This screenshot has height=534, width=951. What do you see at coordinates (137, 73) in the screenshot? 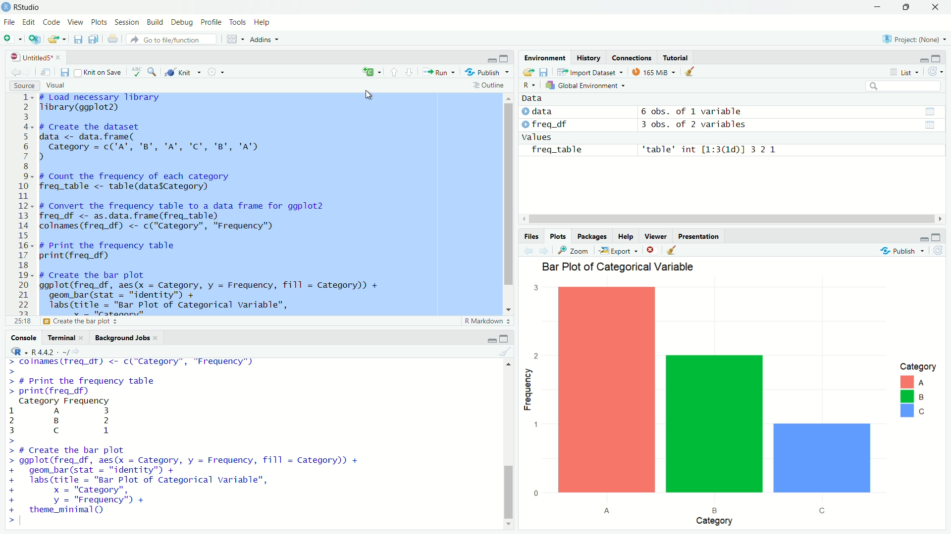
I see `spelling check` at bounding box center [137, 73].